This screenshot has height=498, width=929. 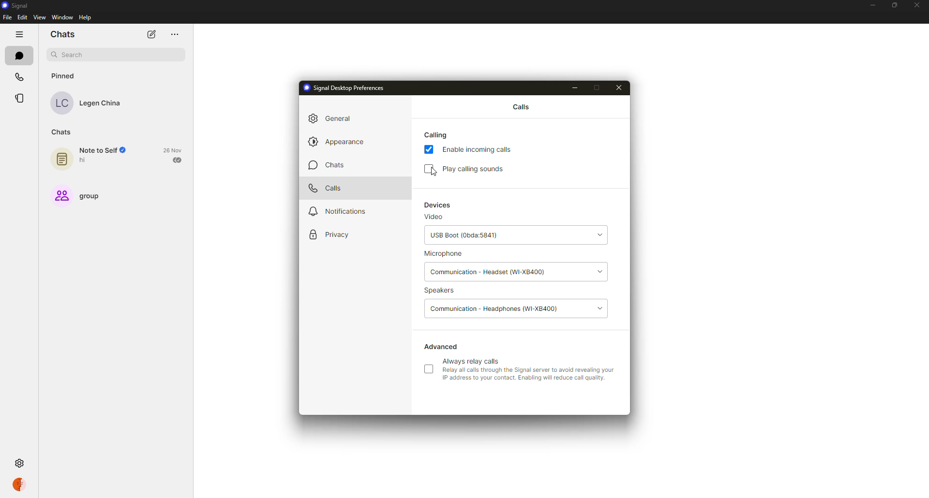 I want to click on play calling sounds, so click(x=476, y=169).